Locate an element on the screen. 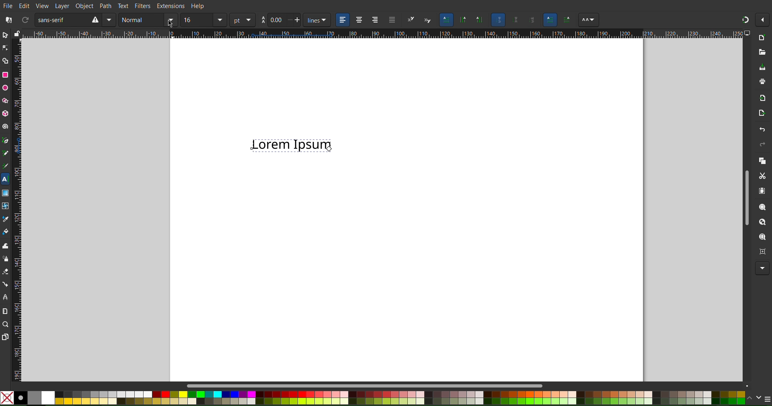 Image resolution: width=772 pixels, height=406 pixels. Super script is located at coordinates (411, 20).